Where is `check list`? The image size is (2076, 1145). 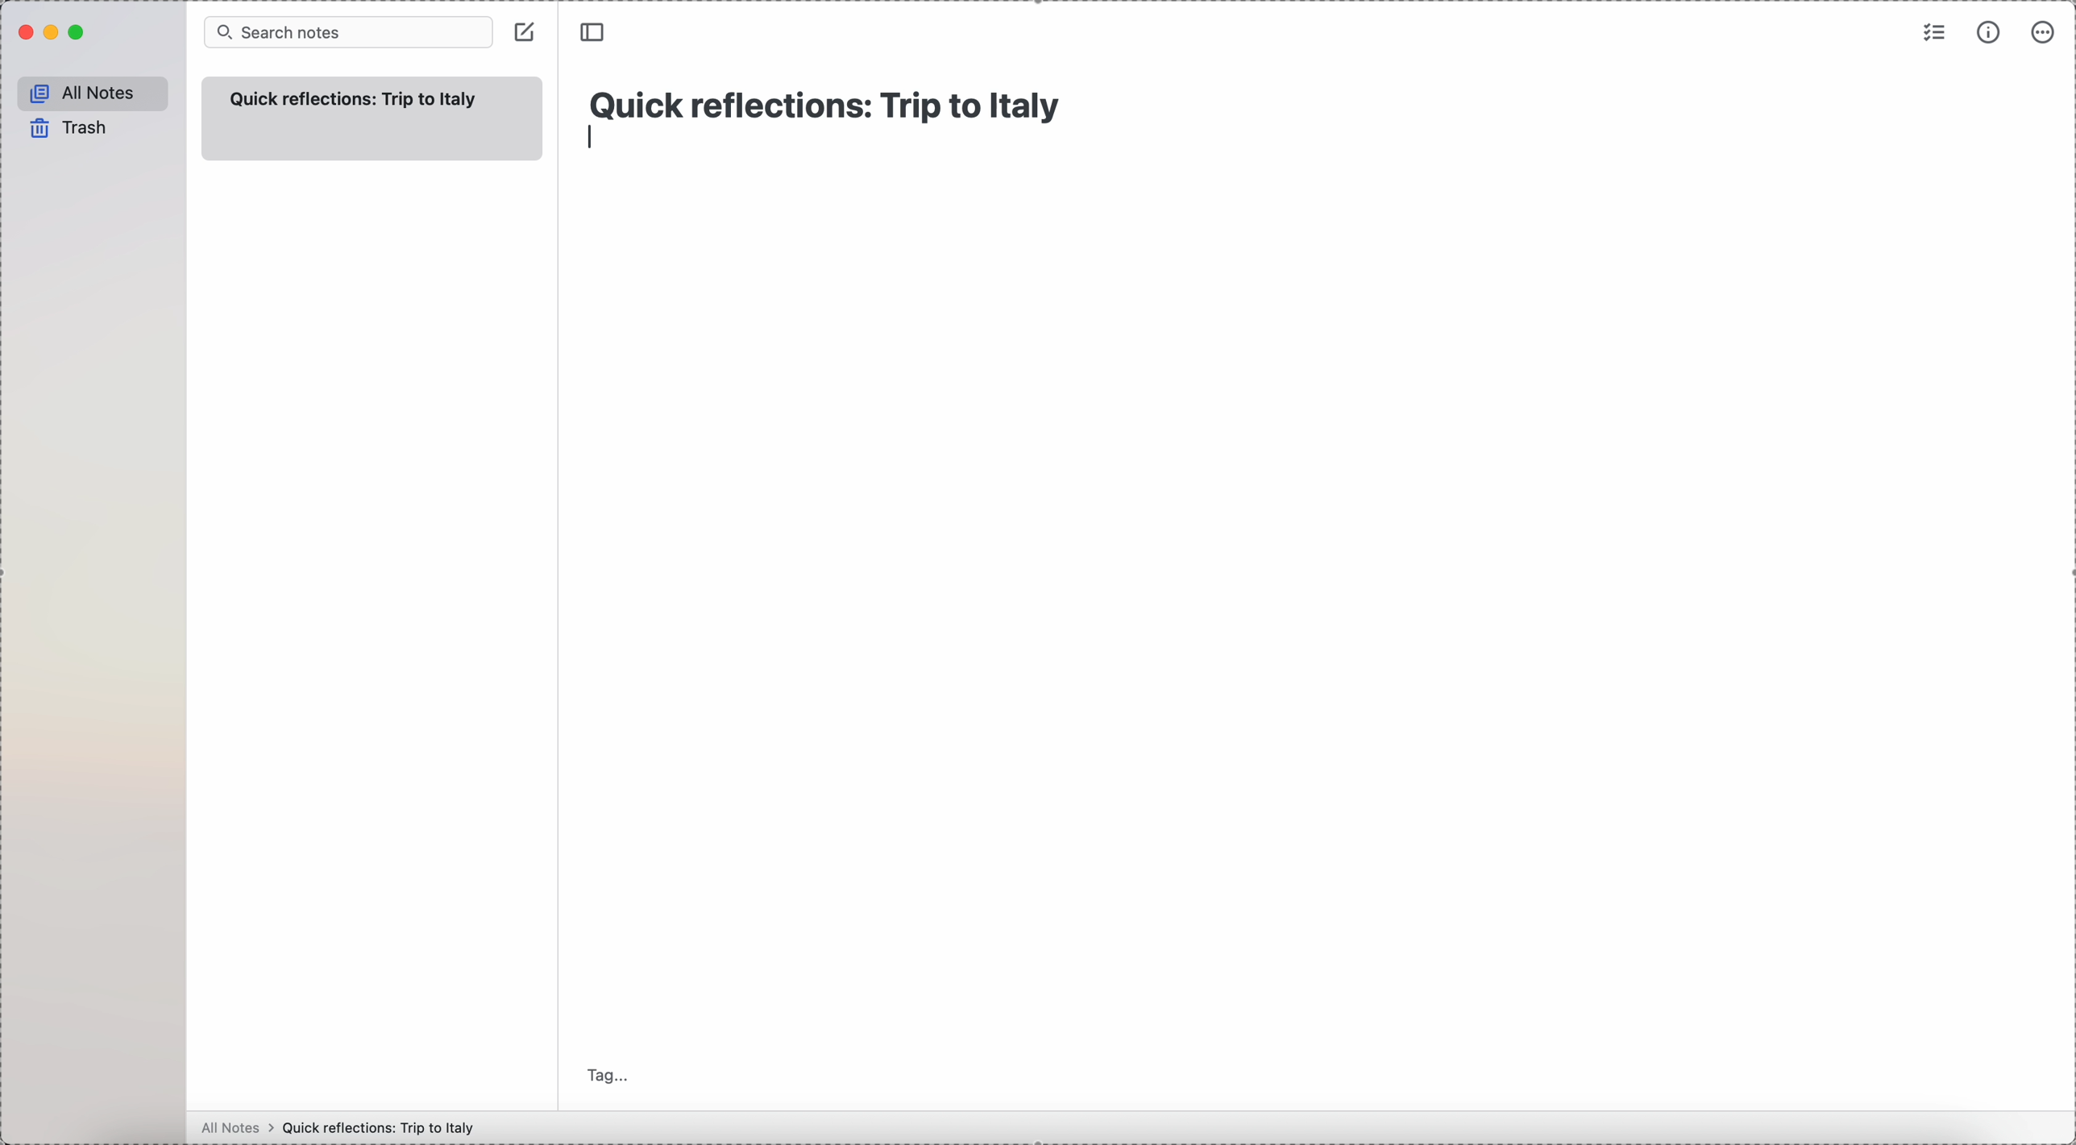 check list is located at coordinates (1935, 31).